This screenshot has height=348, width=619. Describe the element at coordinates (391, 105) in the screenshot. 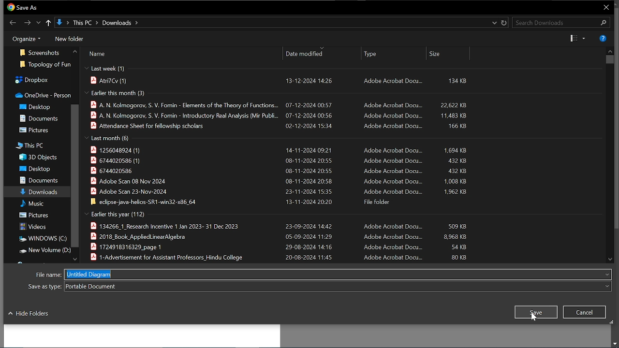

I see `‘Adobe Acrobat Docu...` at that location.